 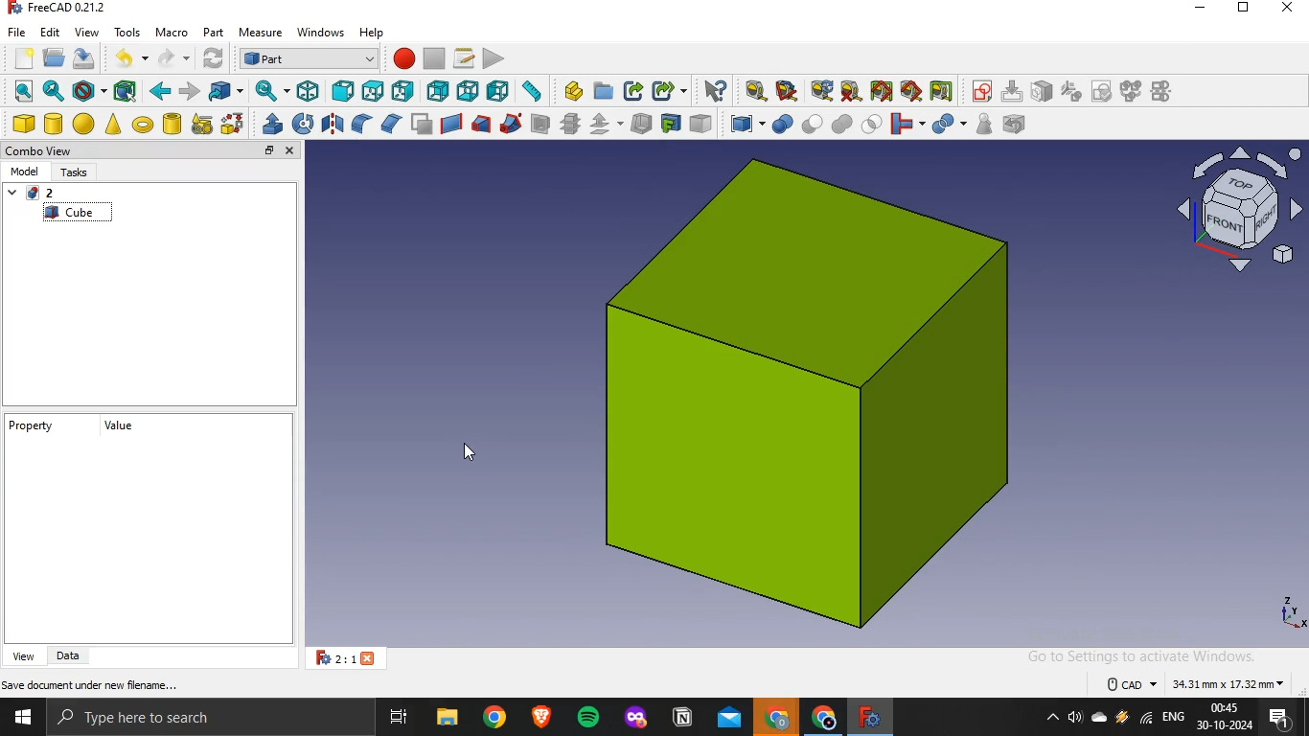 I want to click on notion, so click(x=683, y=717).